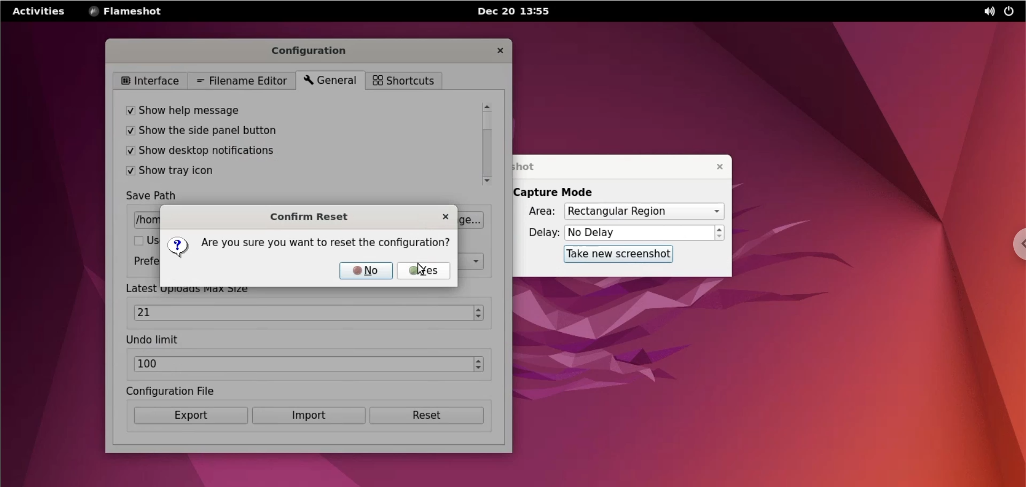 Image resolution: width=1026 pixels, height=487 pixels. I want to click on confirm reset , so click(318, 217).